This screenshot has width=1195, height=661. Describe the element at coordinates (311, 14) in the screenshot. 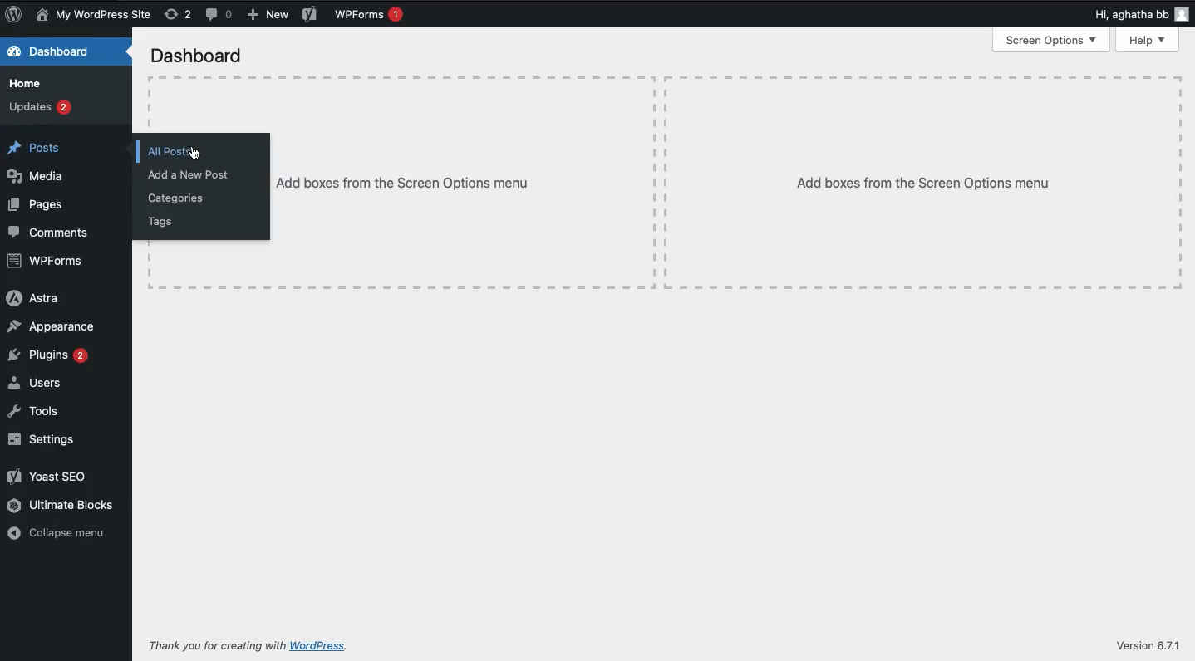

I see `Yoast` at that location.